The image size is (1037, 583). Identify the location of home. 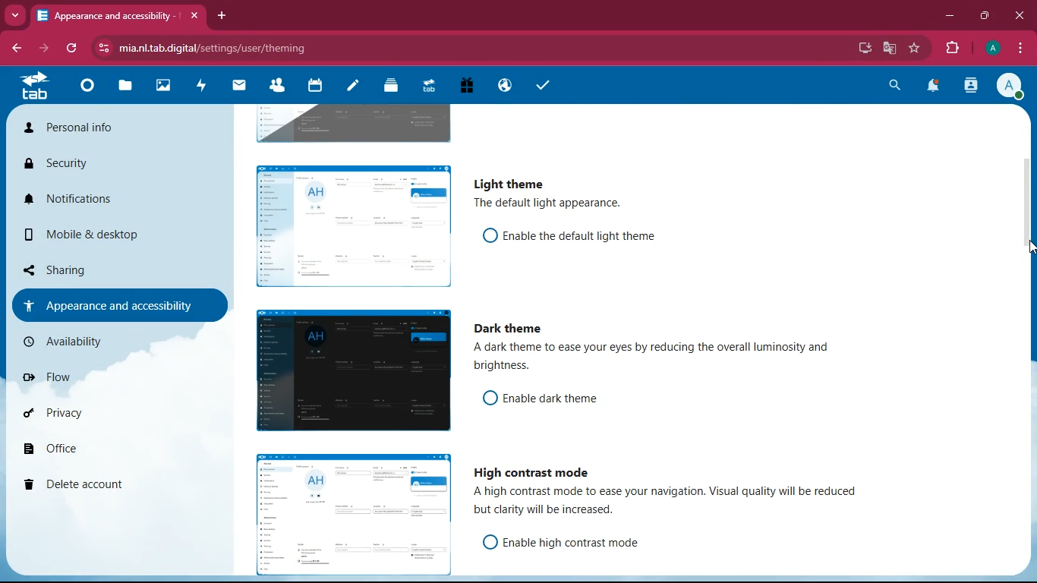
(84, 90).